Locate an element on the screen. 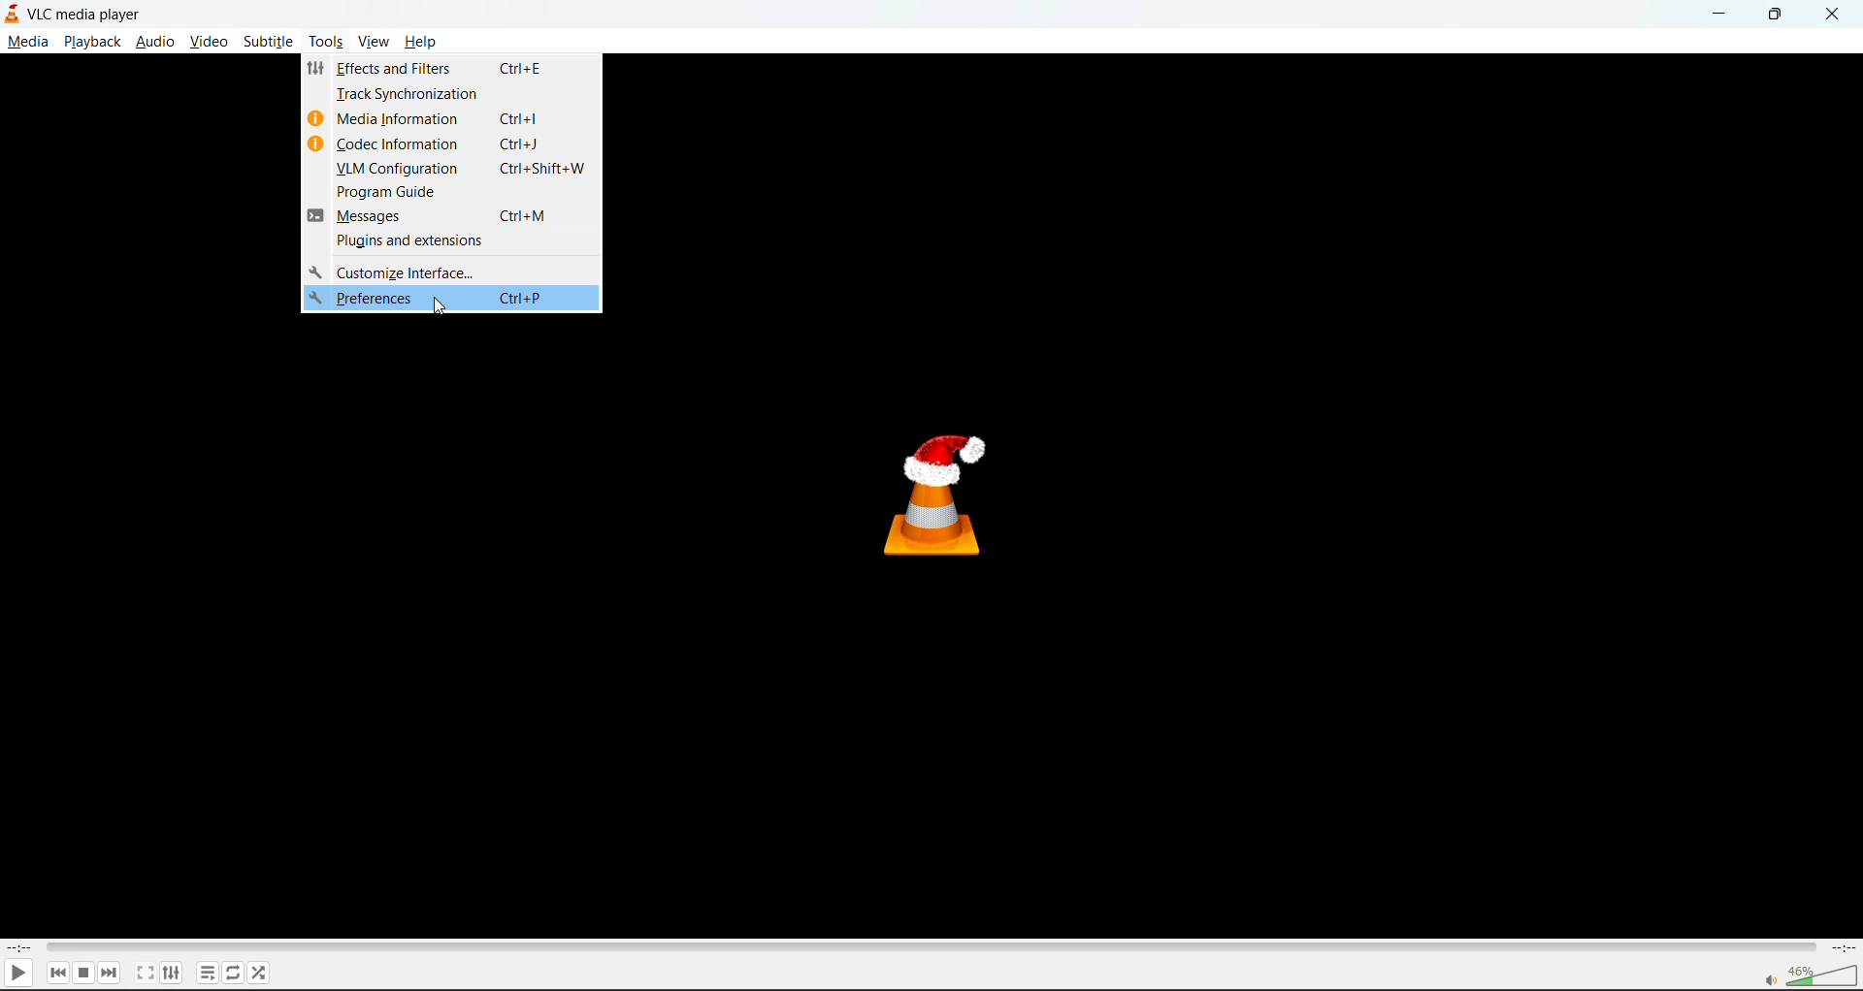  messages is located at coordinates (372, 217).